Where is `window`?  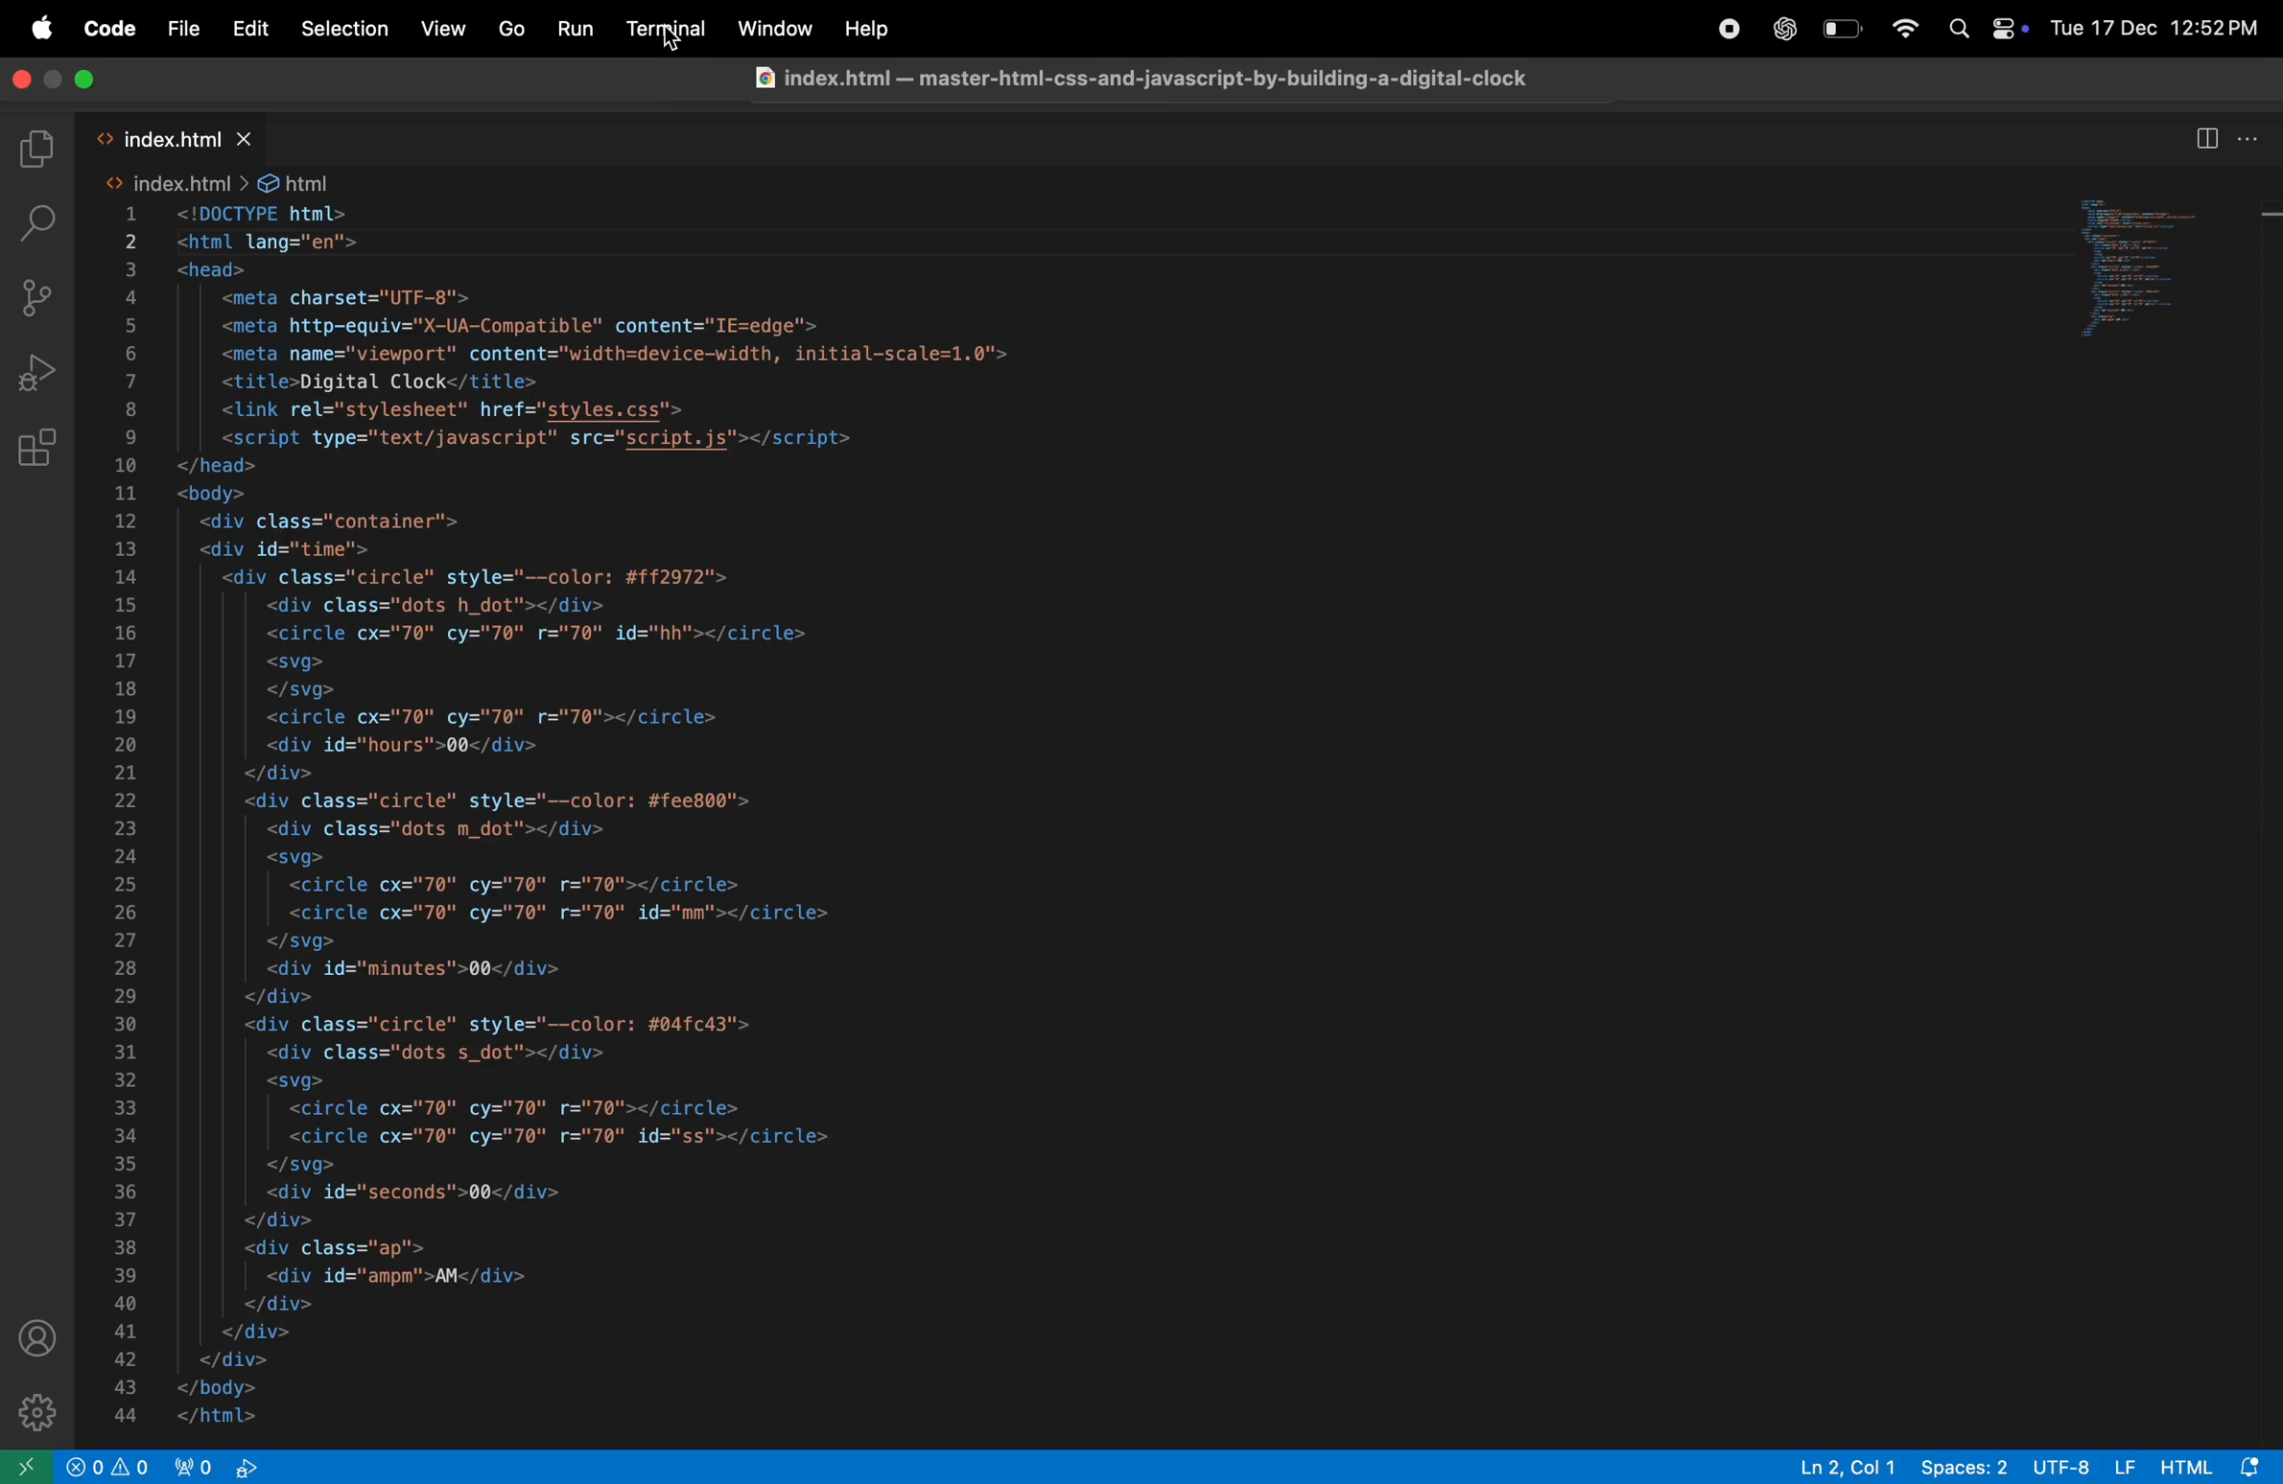
window is located at coordinates (777, 27).